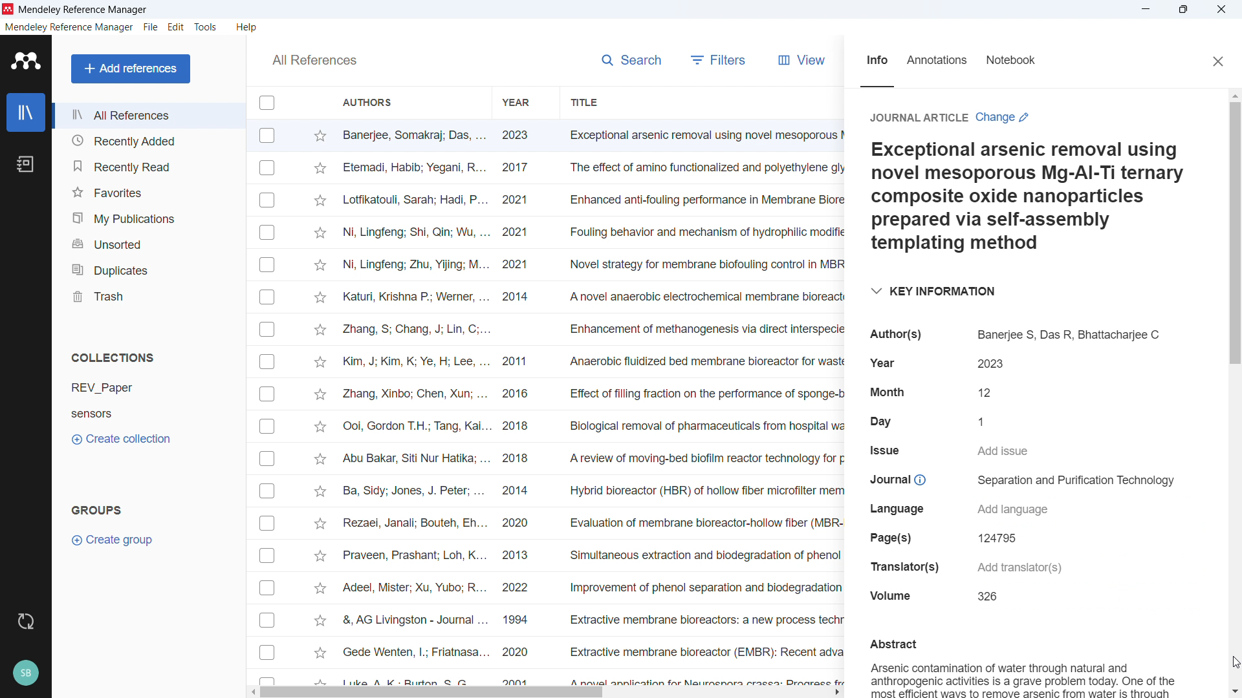 This screenshot has height=698, width=1242. Describe the element at coordinates (268, 523) in the screenshot. I see `` at that location.